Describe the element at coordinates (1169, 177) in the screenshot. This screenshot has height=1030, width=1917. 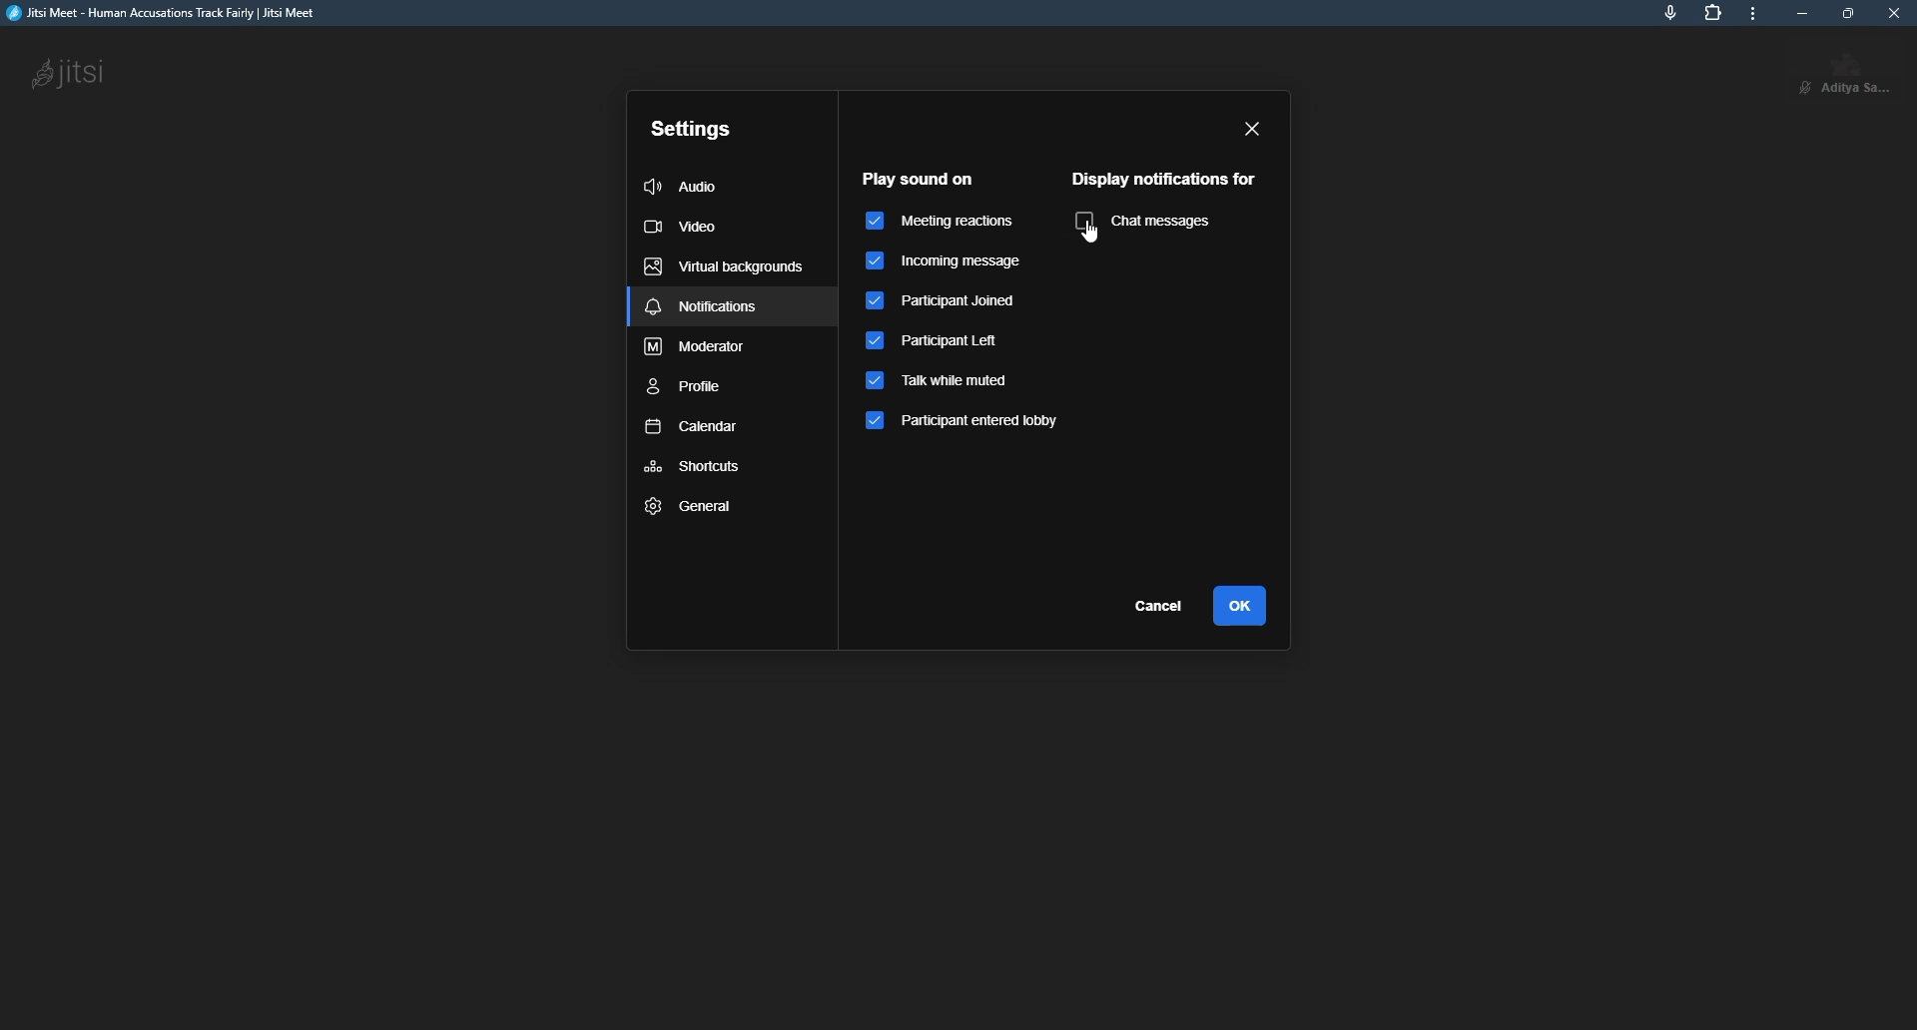
I see `display notifications for` at that location.